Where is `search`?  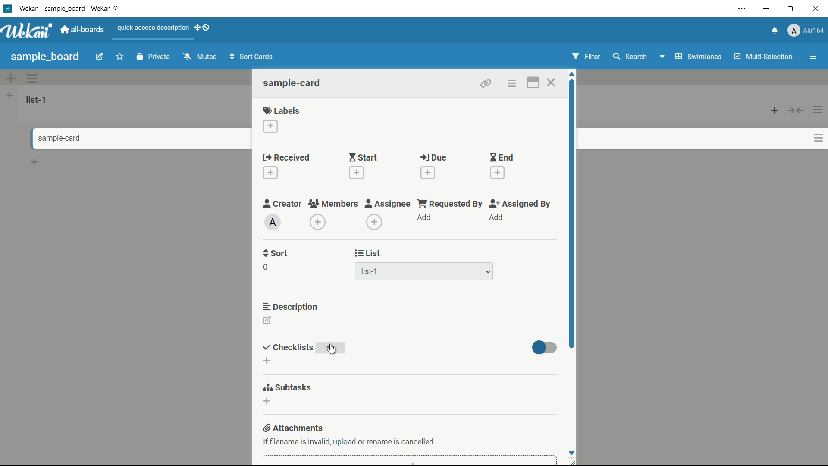 search is located at coordinates (629, 57).